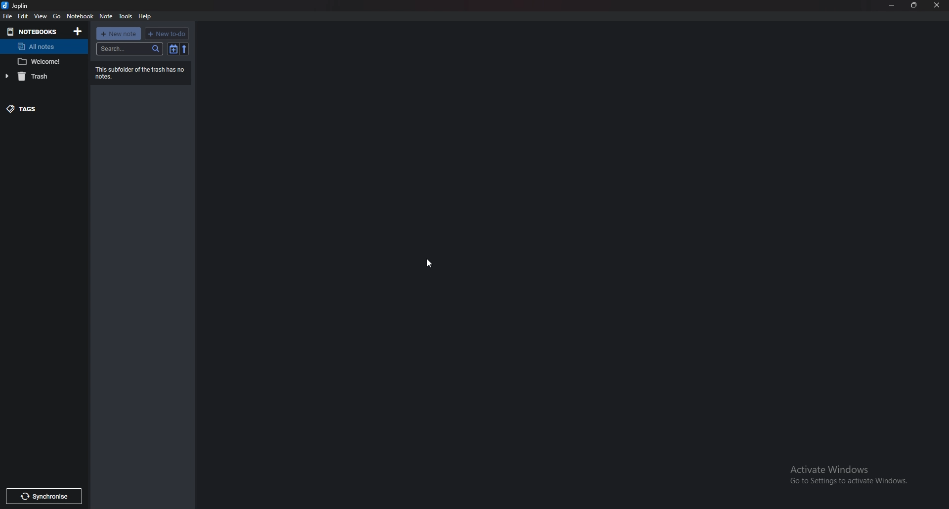  I want to click on notebook, so click(80, 16).